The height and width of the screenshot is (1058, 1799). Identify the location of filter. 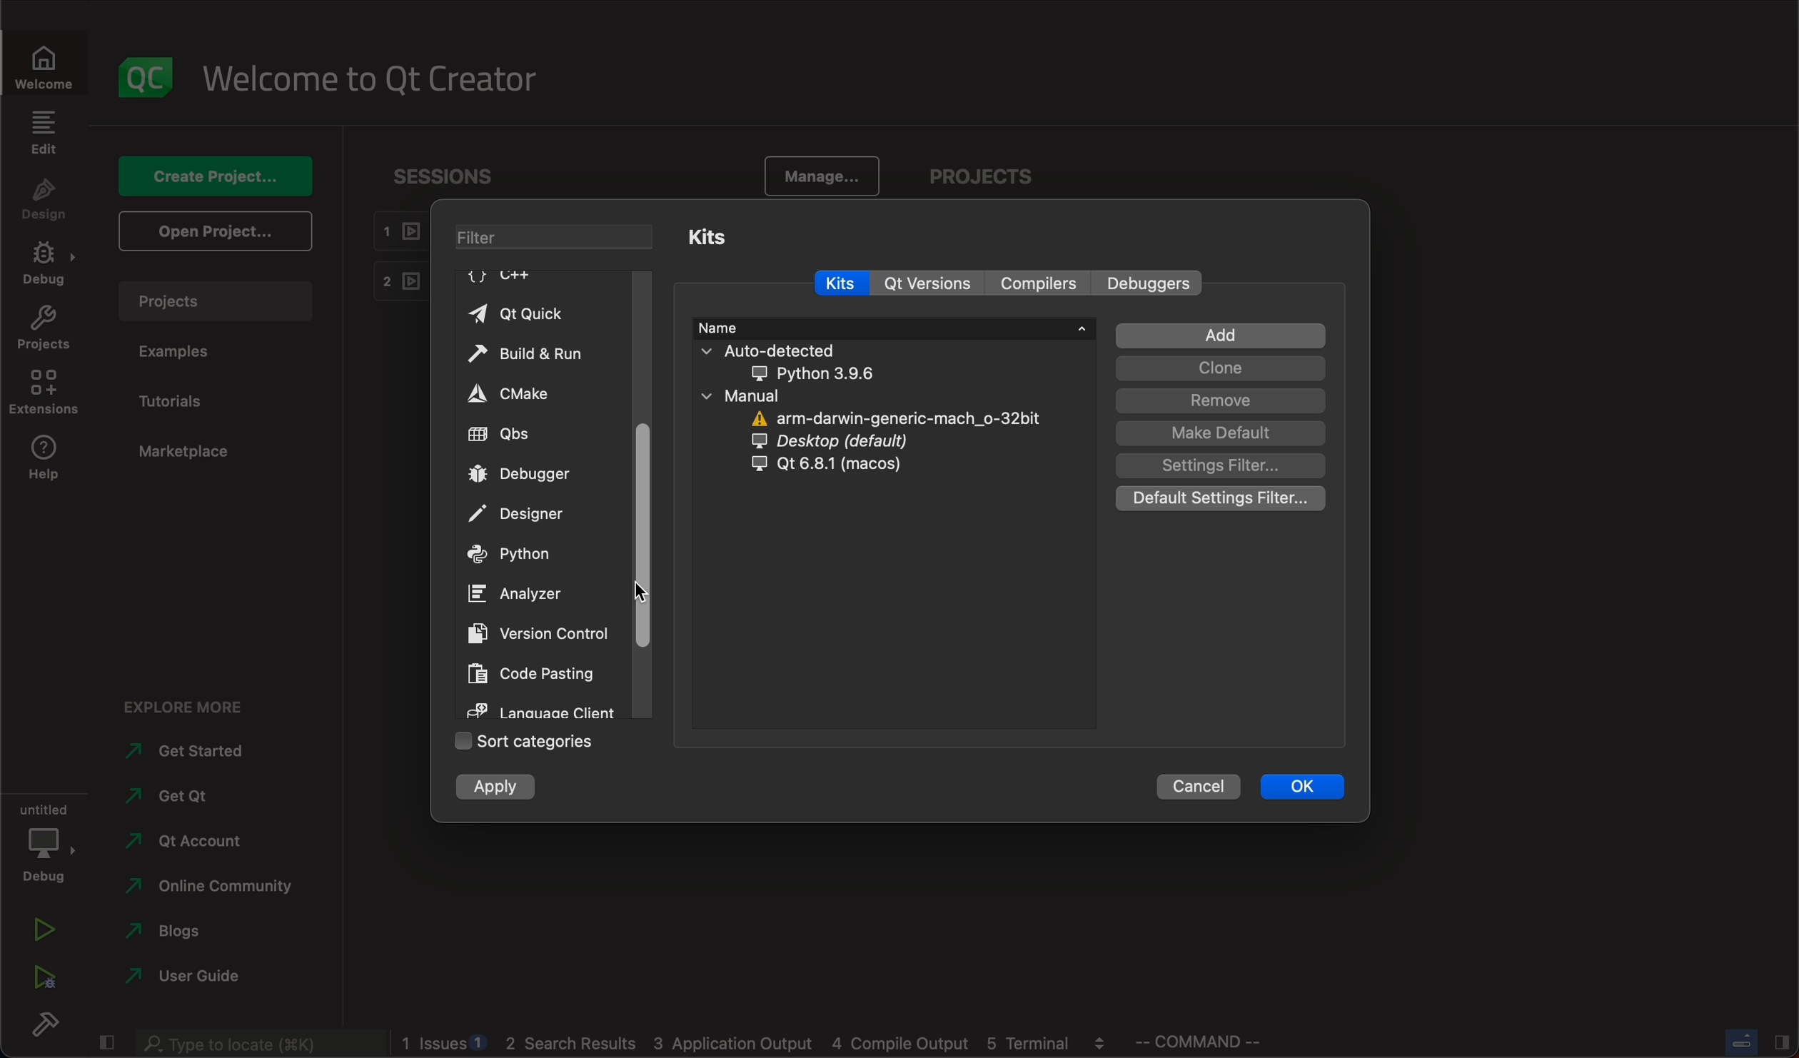
(558, 237).